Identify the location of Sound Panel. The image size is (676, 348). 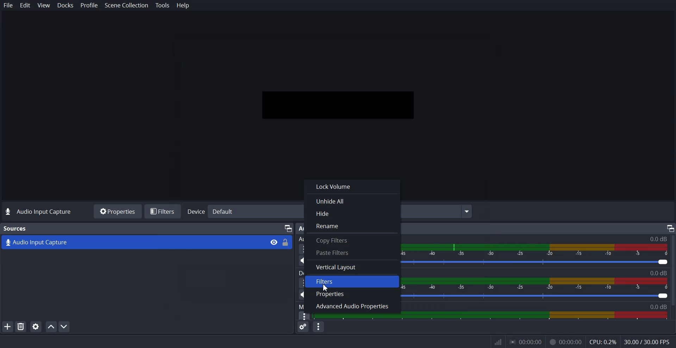
(492, 316).